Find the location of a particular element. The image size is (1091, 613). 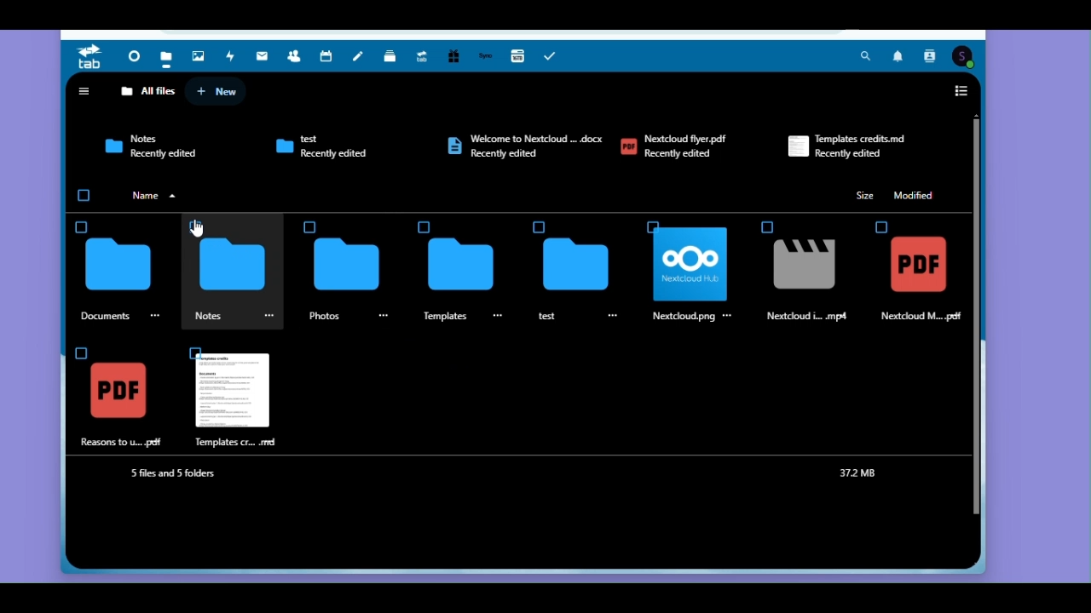

Icon is located at coordinates (876, 225).